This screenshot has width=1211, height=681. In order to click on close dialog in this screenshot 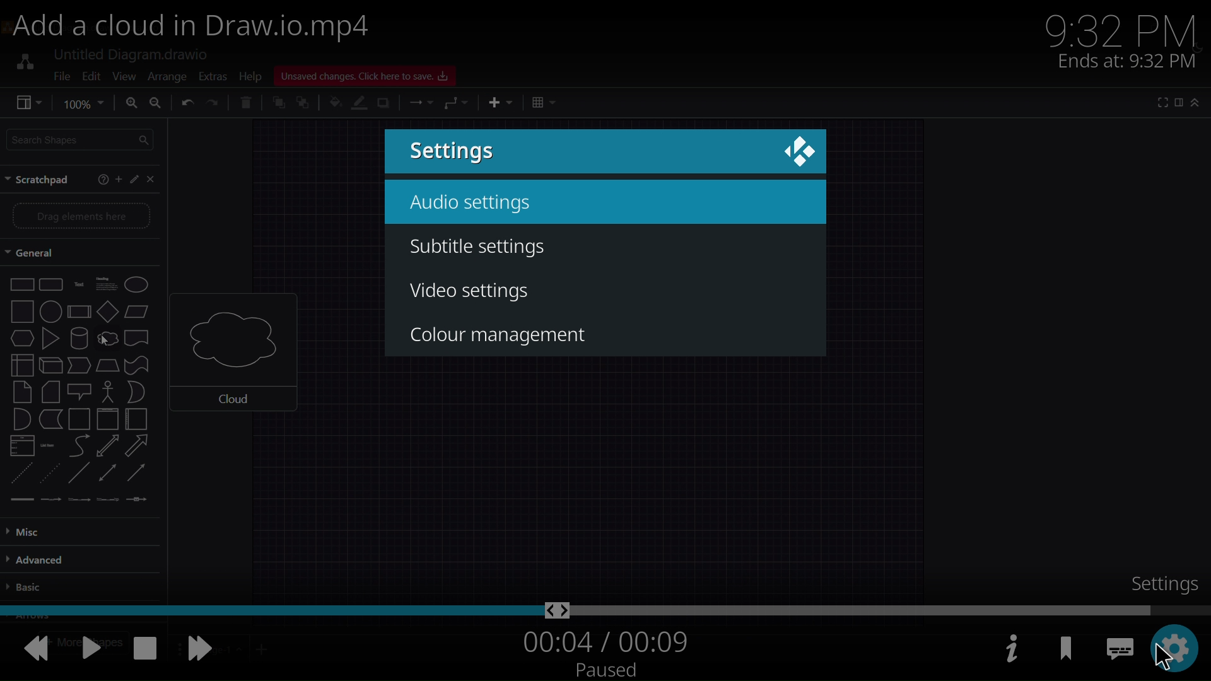, I will do `click(799, 150)`.